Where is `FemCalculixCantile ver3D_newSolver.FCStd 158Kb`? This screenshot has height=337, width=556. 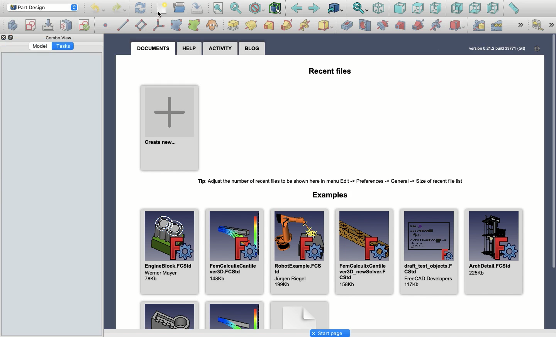
FemCalculixCantile ver3D_newSolver.FCStd 158Kb is located at coordinates (363, 251).